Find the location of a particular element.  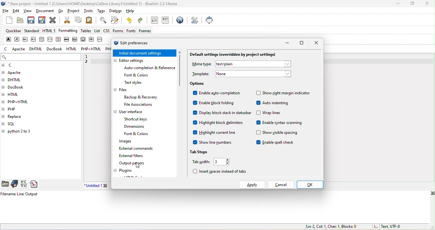

user interface is located at coordinates (129, 112).